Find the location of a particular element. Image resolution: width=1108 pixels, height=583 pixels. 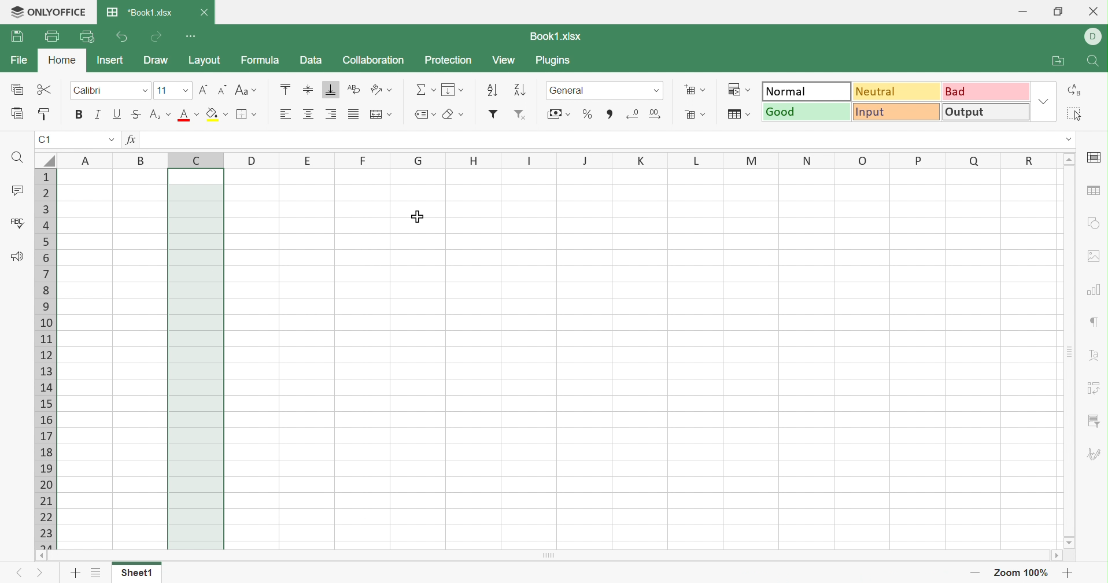

Calibri is located at coordinates (87, 89).